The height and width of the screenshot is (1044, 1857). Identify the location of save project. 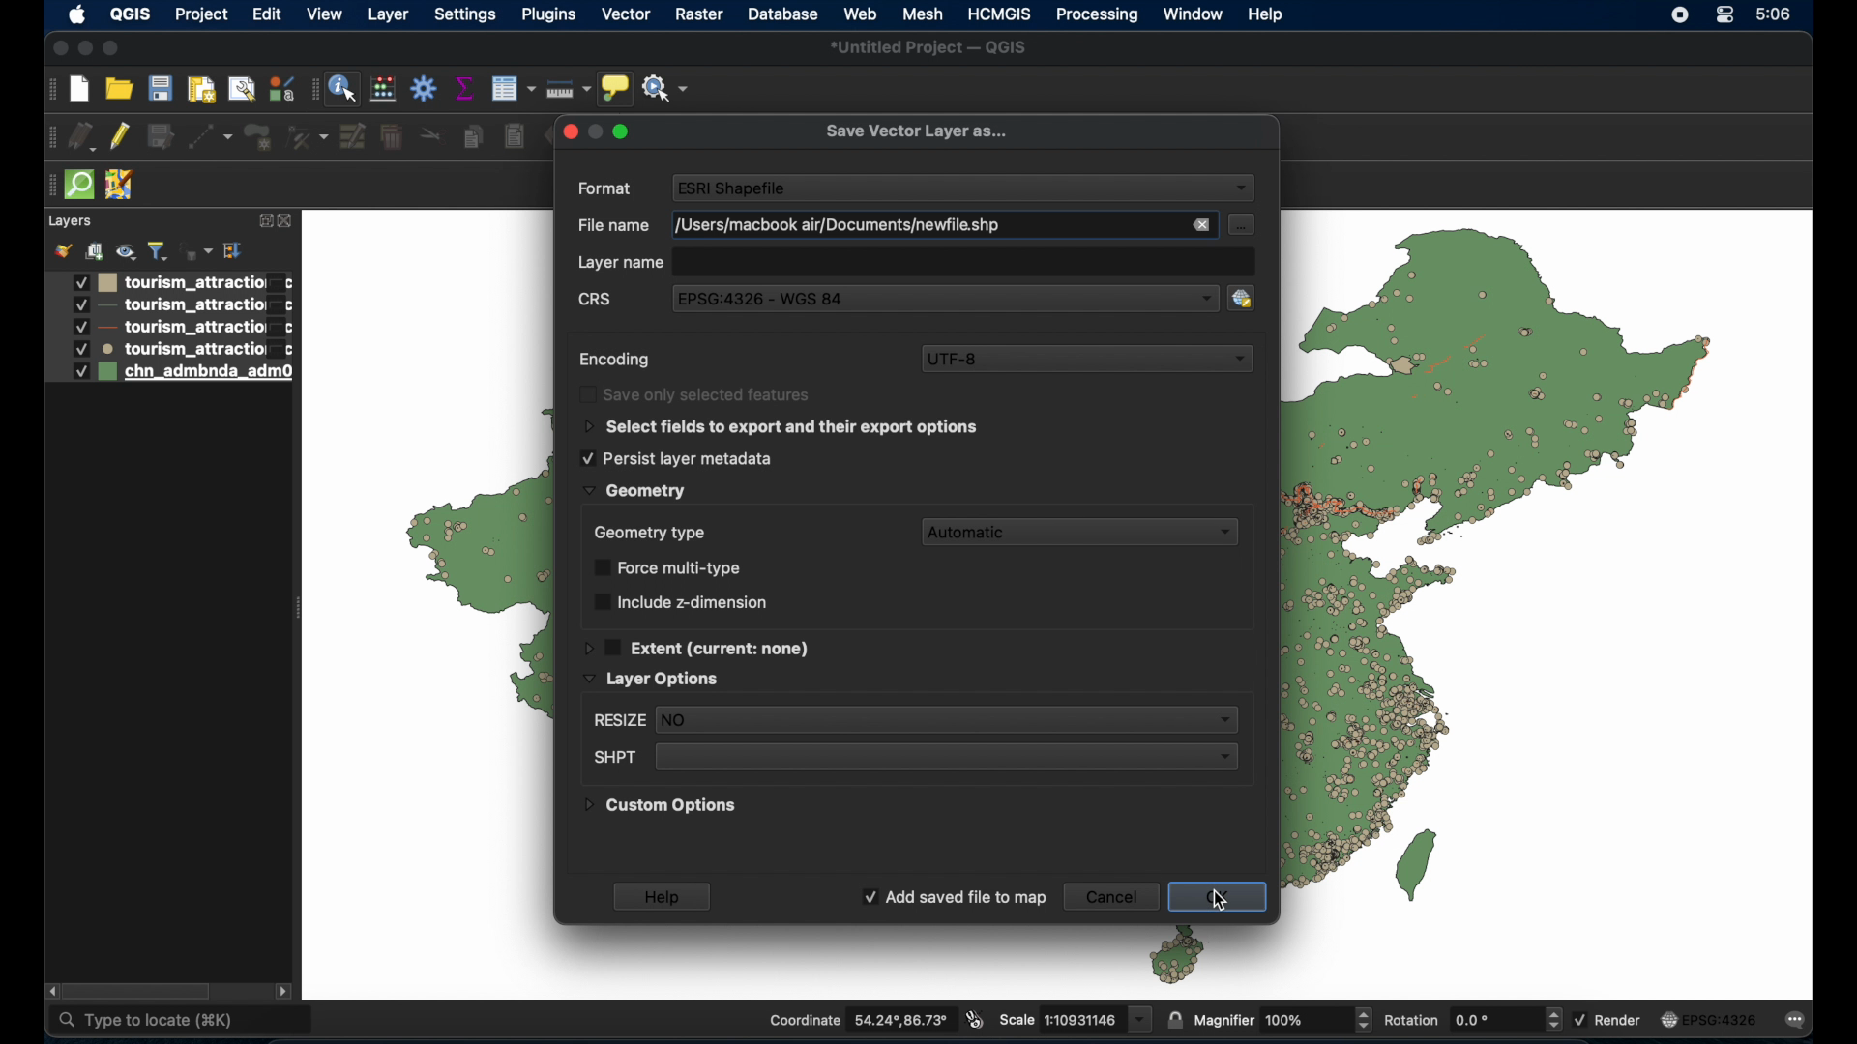
(160, 88).